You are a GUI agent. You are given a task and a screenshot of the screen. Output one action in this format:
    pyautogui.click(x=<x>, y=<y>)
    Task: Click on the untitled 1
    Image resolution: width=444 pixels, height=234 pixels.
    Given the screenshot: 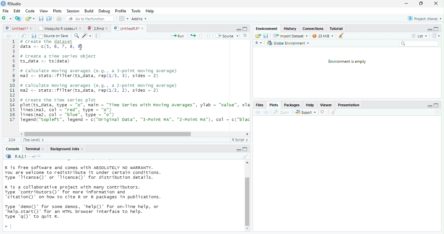 What is the action you would take?
    pyautogui.click(x=15, y=28)
    